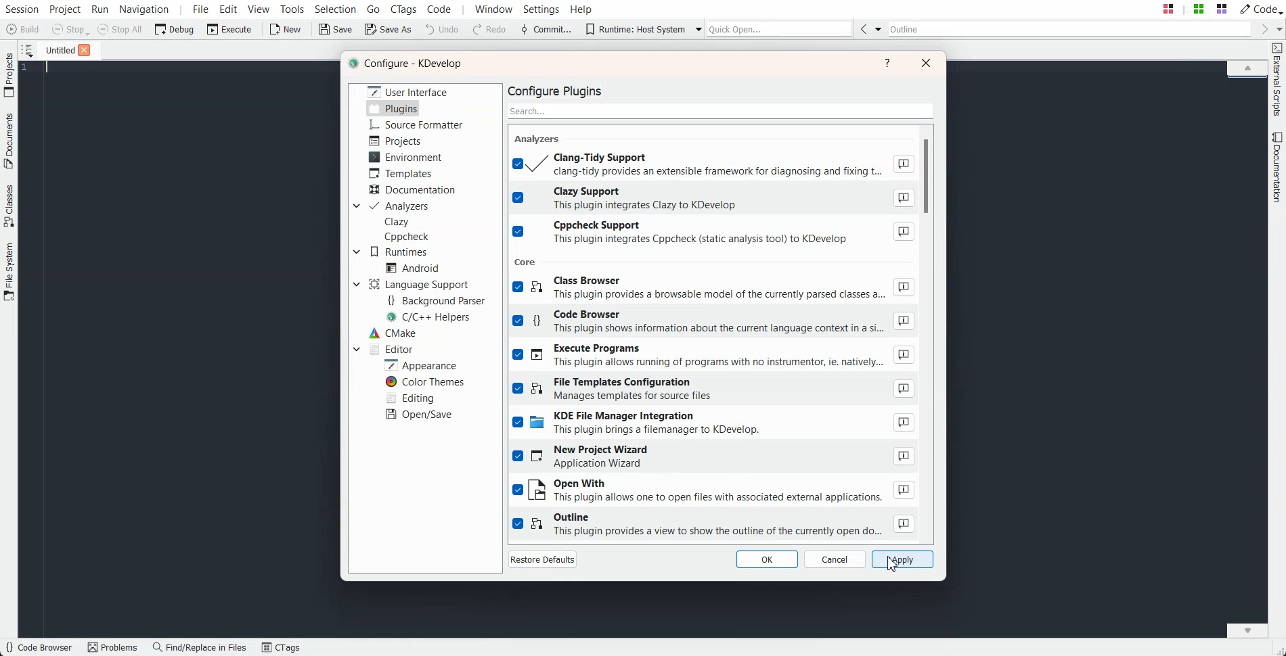 The image size is (1286, 656). I want to click on Source Formatter, so click(415, 125).